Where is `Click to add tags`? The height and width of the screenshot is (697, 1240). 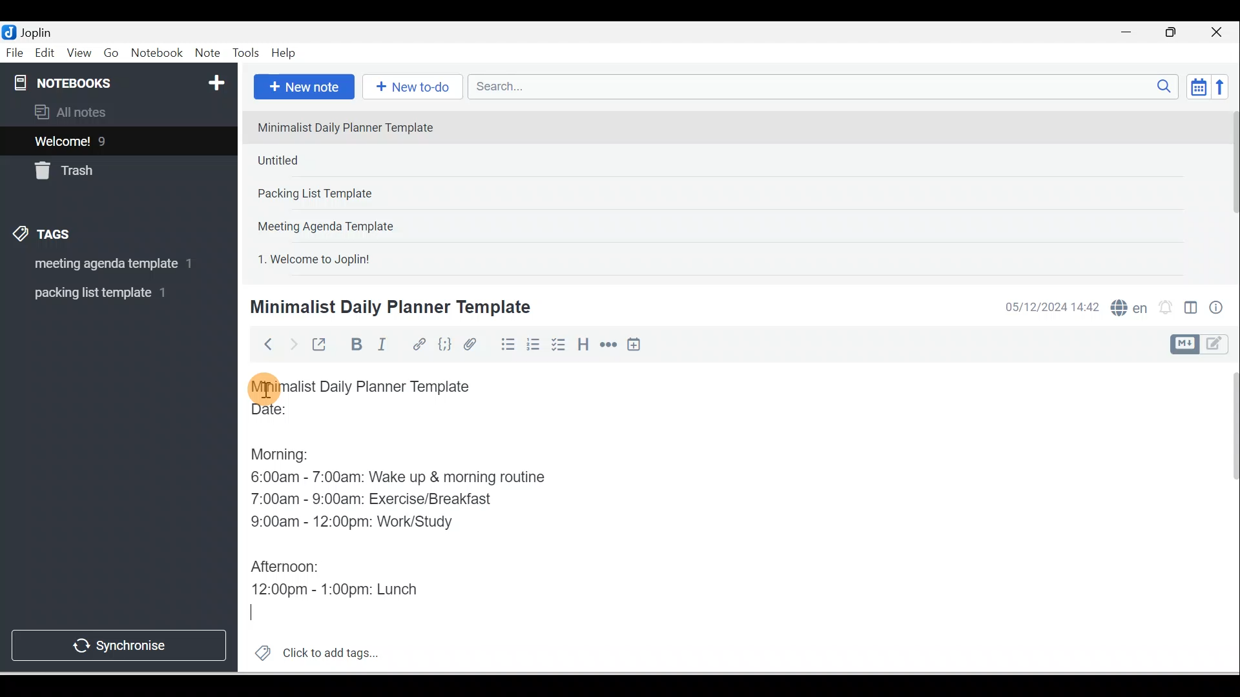 Click to add tags is located at coordinates (311, 651).